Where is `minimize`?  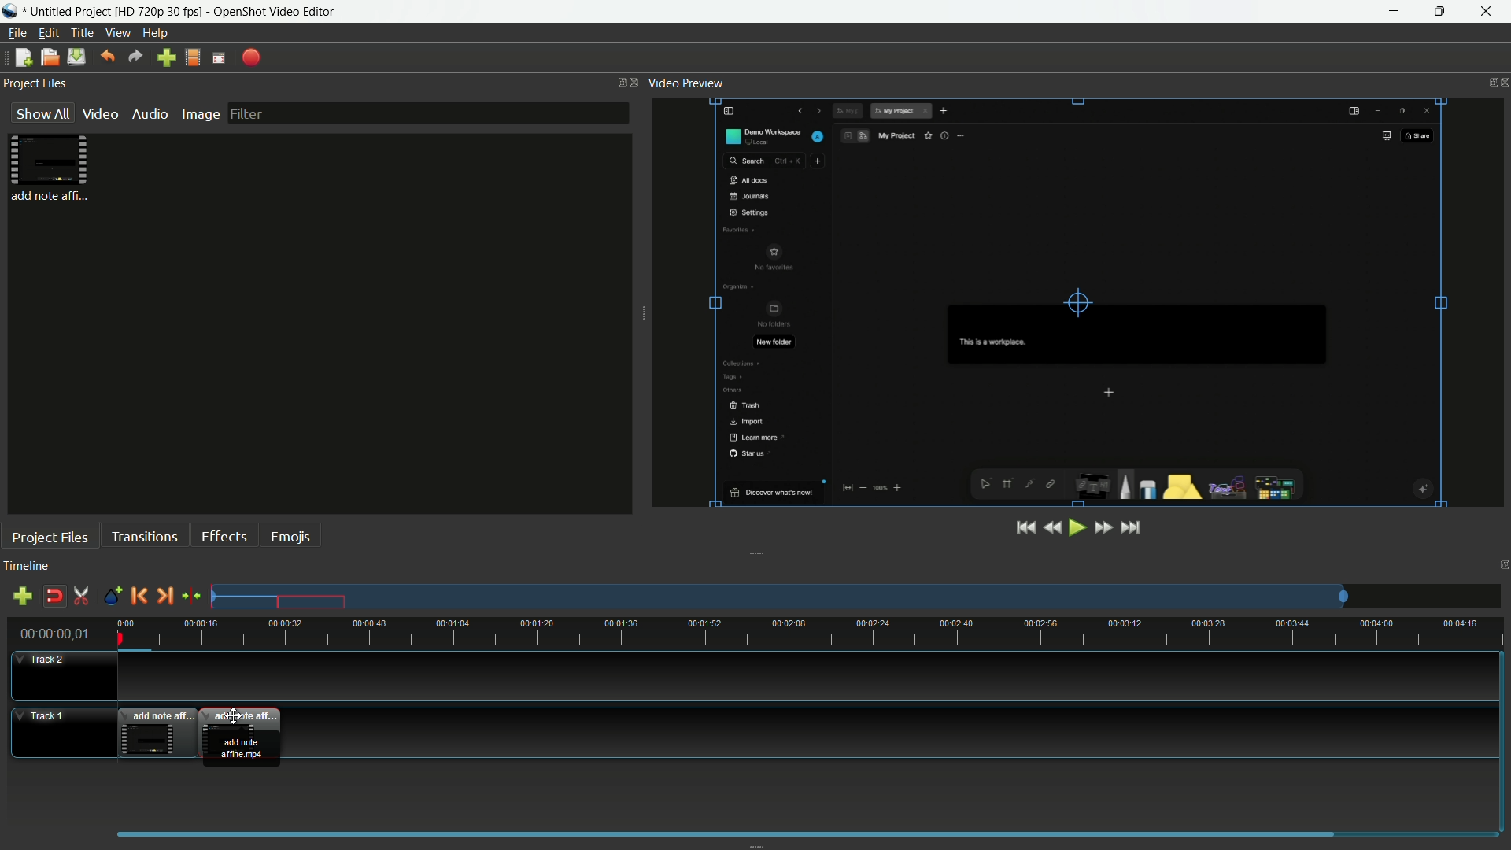 minimize is located at coordinates (1393, 12).